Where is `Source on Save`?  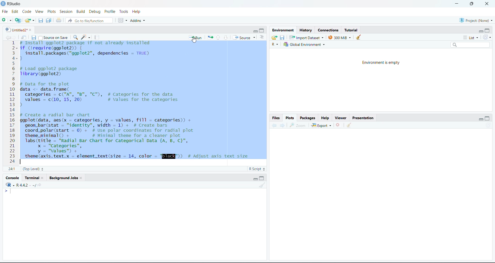 Source on Save is located at coordinates (54, 38).